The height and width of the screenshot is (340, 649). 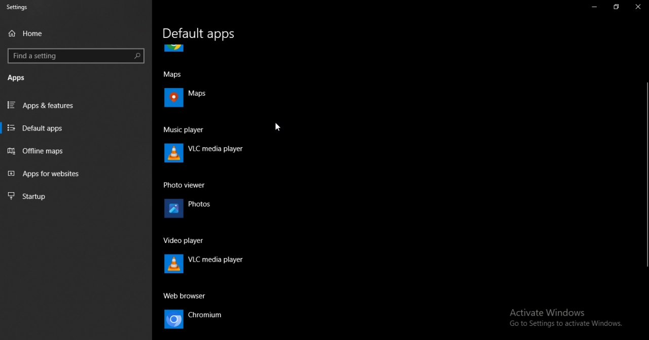 I want to click on vertical scrollbar, so click(x=645, y=173).